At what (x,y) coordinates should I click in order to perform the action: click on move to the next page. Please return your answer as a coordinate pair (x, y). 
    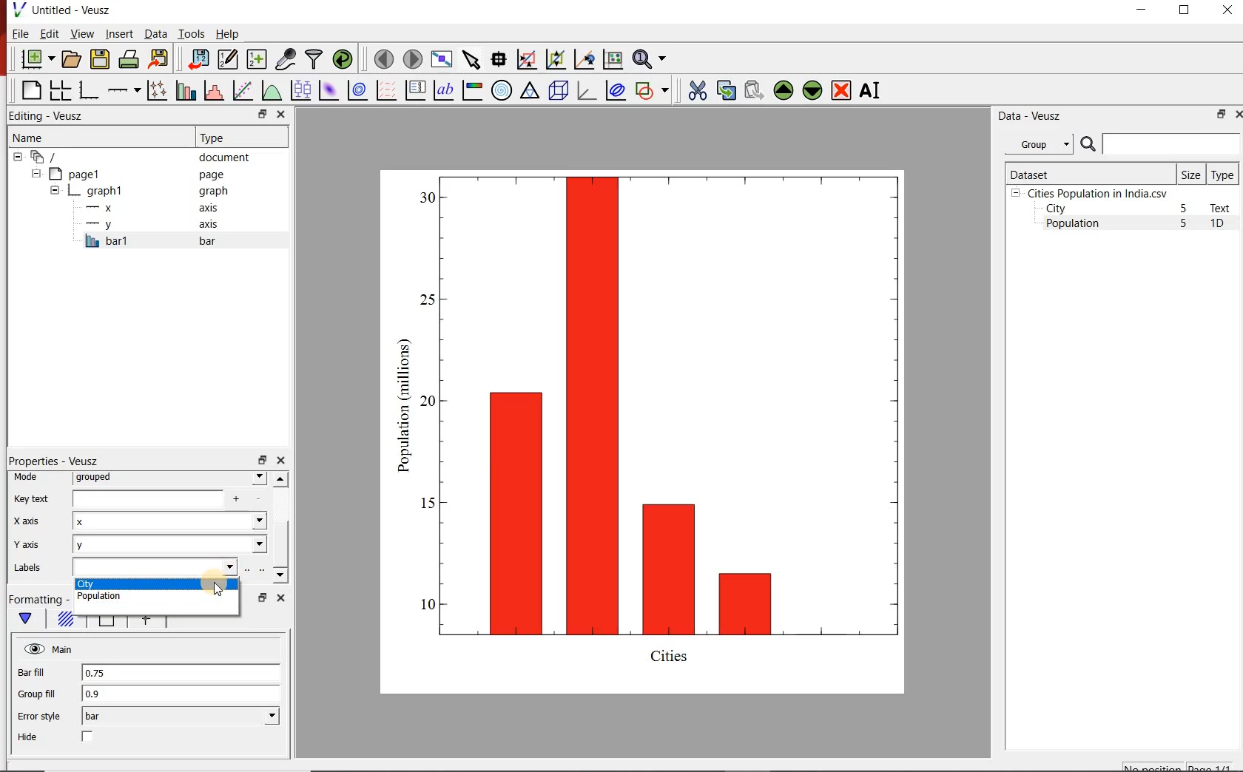
    Looking at the image, I should click on (411, 58).